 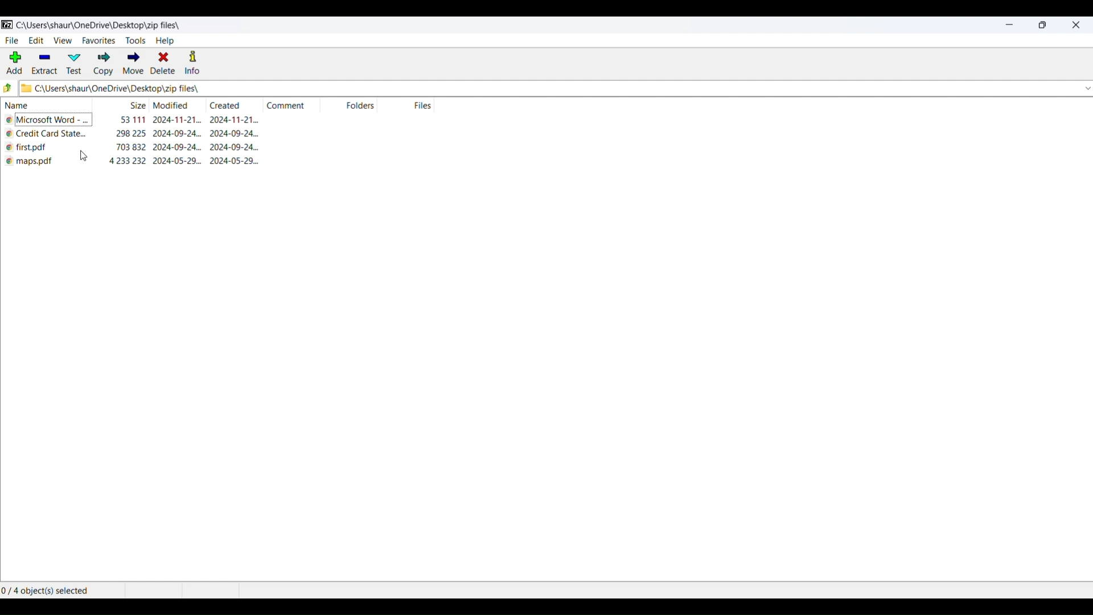 What do you see at coordinates (74, 64) in the screenshot?
I see `test` at bounding box center [74, 64].